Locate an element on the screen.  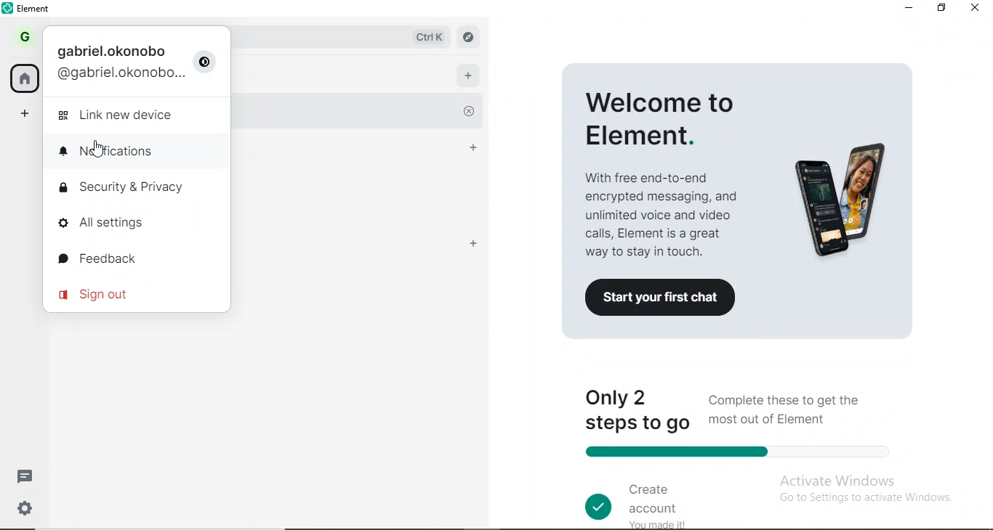
cursor is located at coordinates (100, 148).